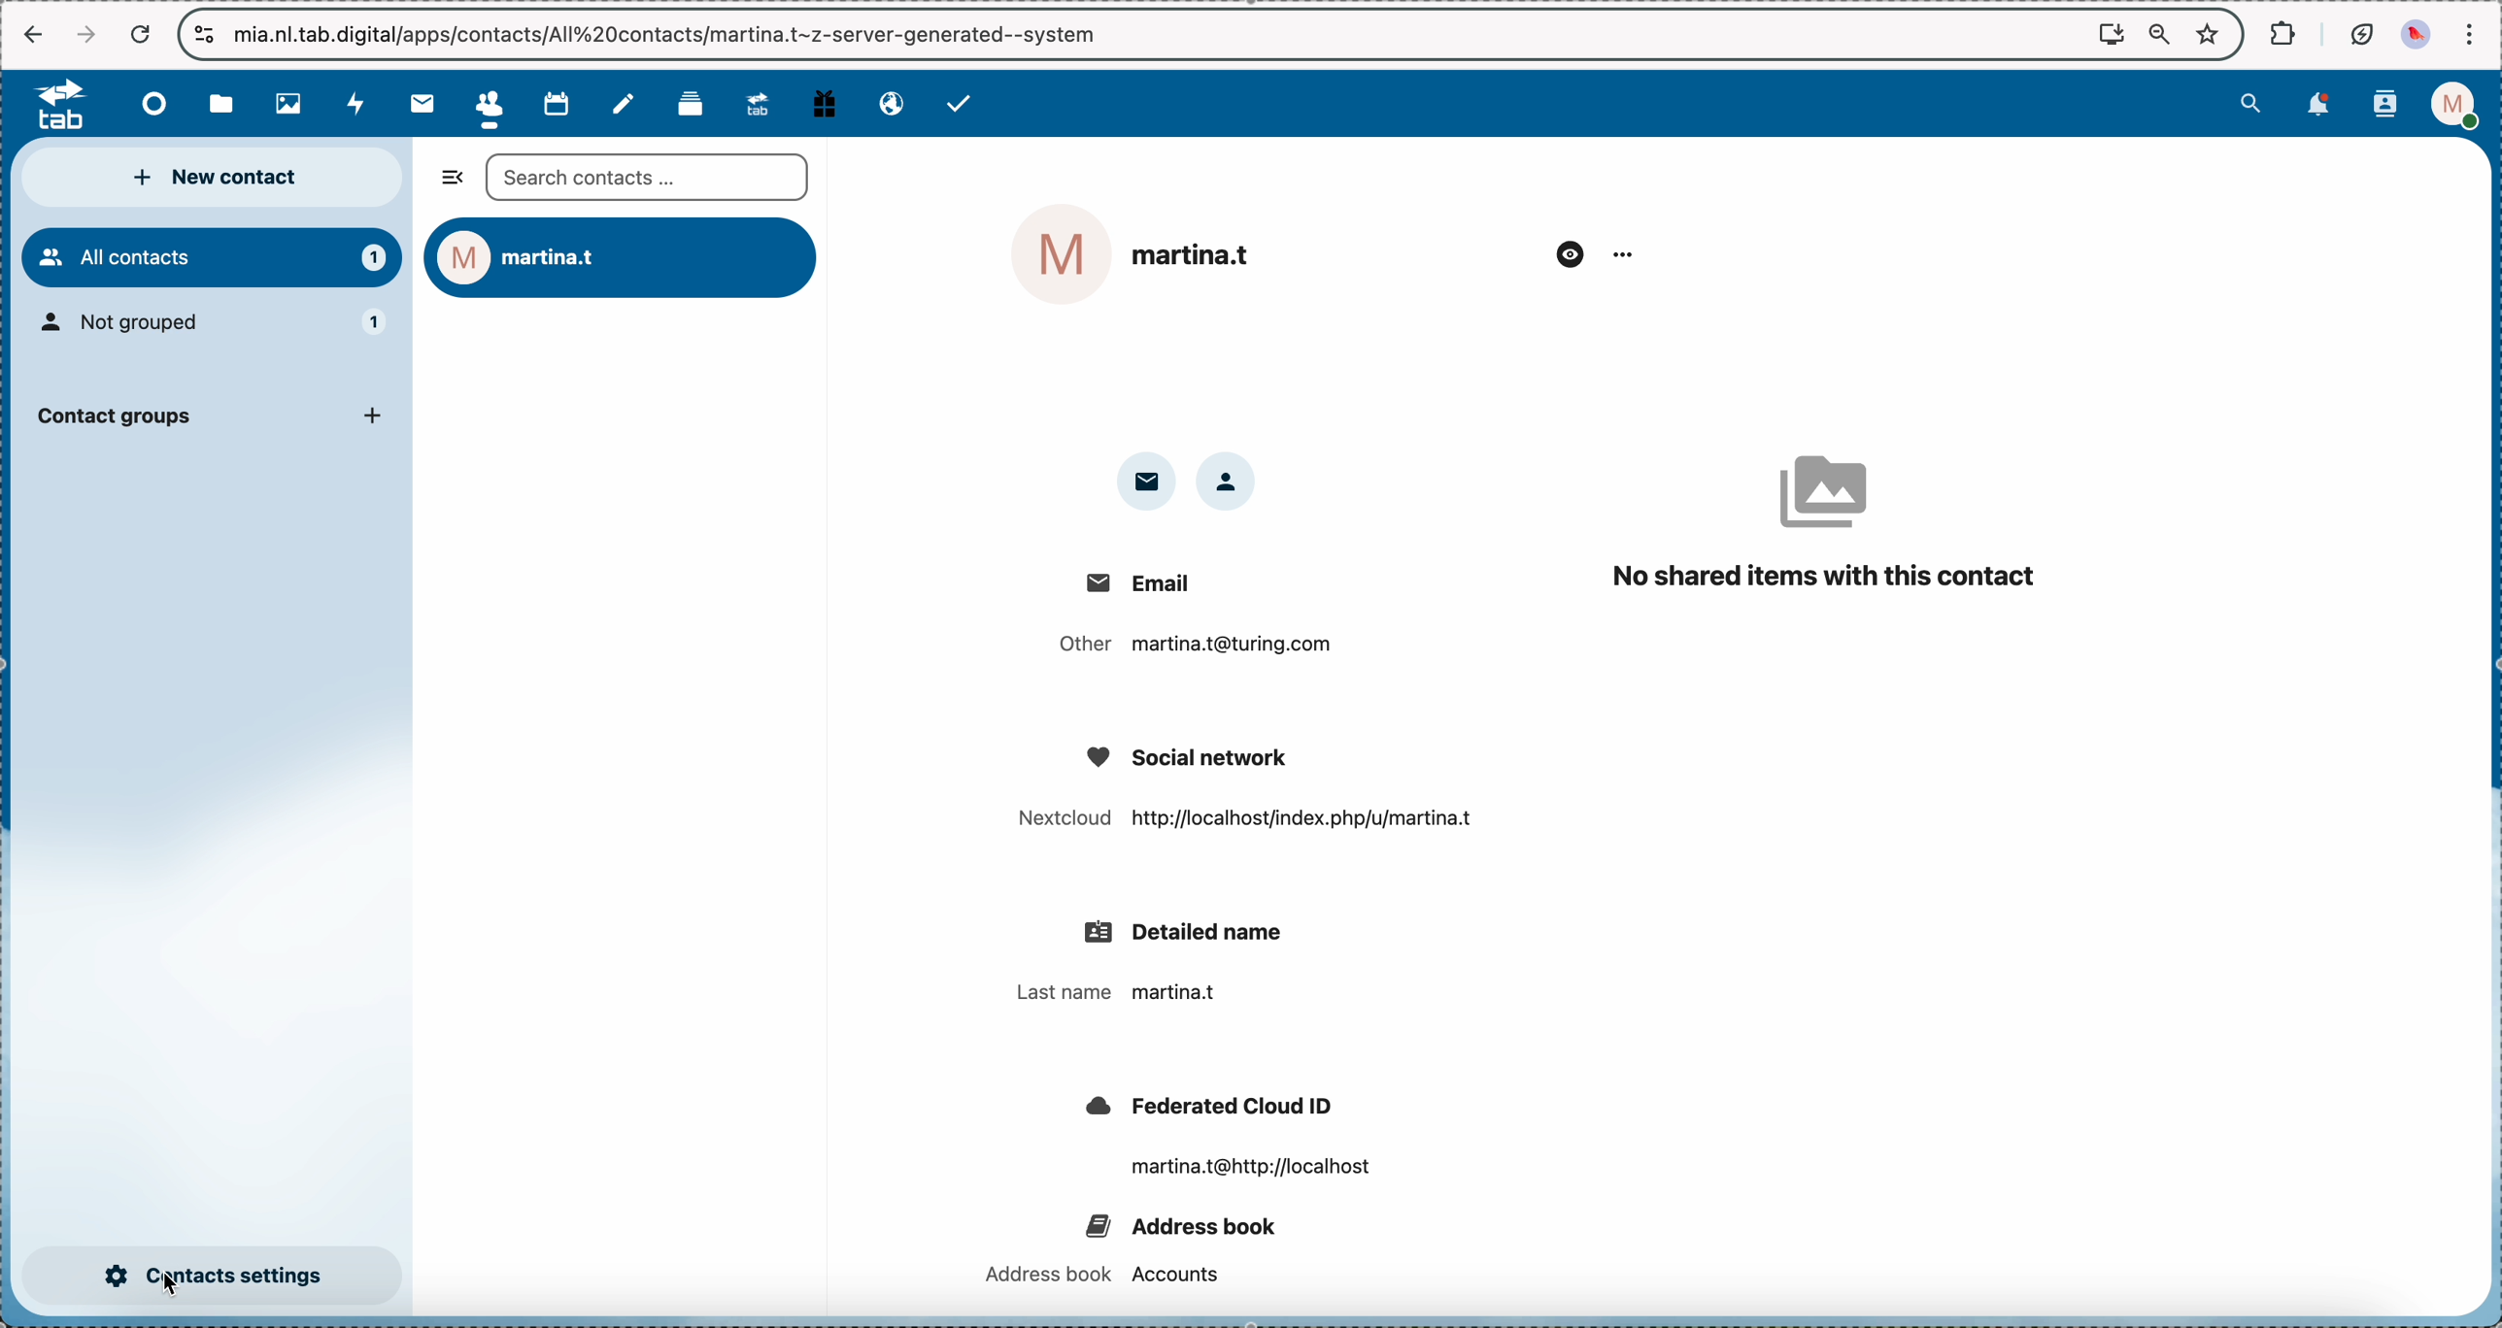 This screenshot has height=1328, width=2502. I want to click on controls, so click(202, 32).